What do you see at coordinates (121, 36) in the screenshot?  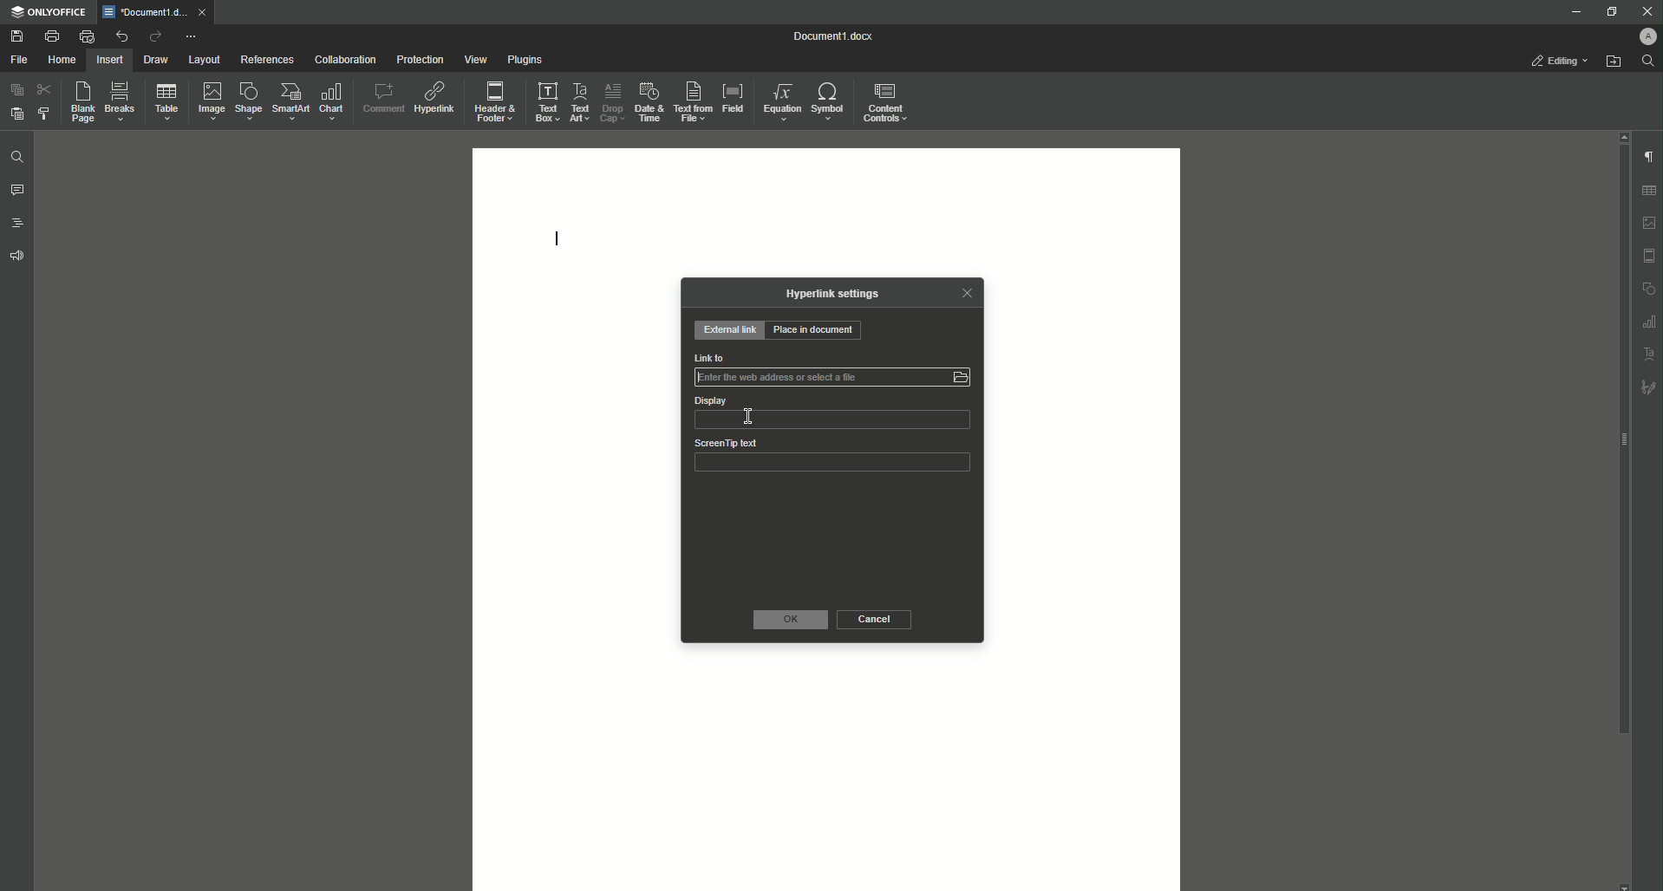 I see `Undo` at bounding box center [121, 36].